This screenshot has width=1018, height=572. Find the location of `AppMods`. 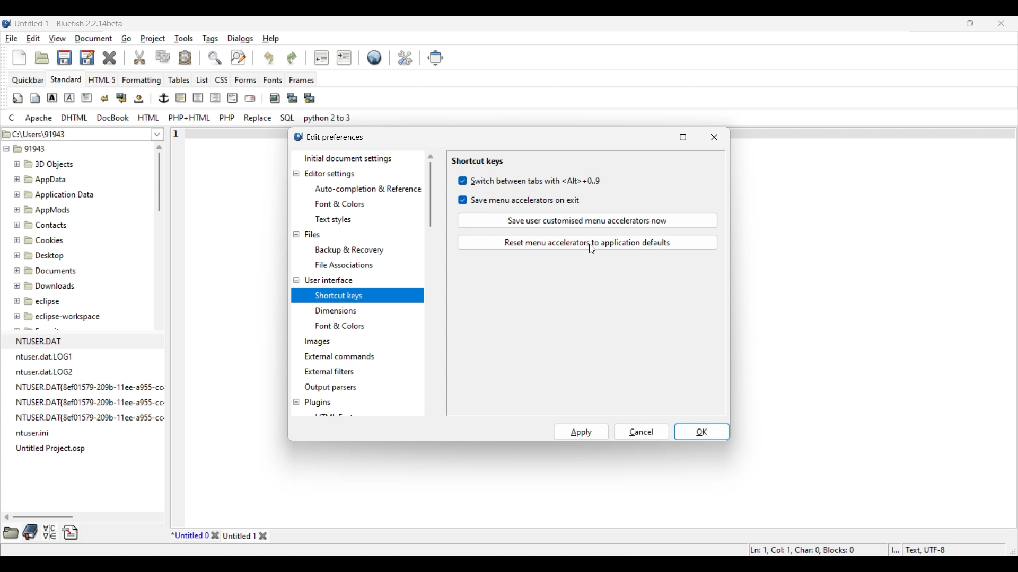

AppMods is located at coordinates (41, 208).